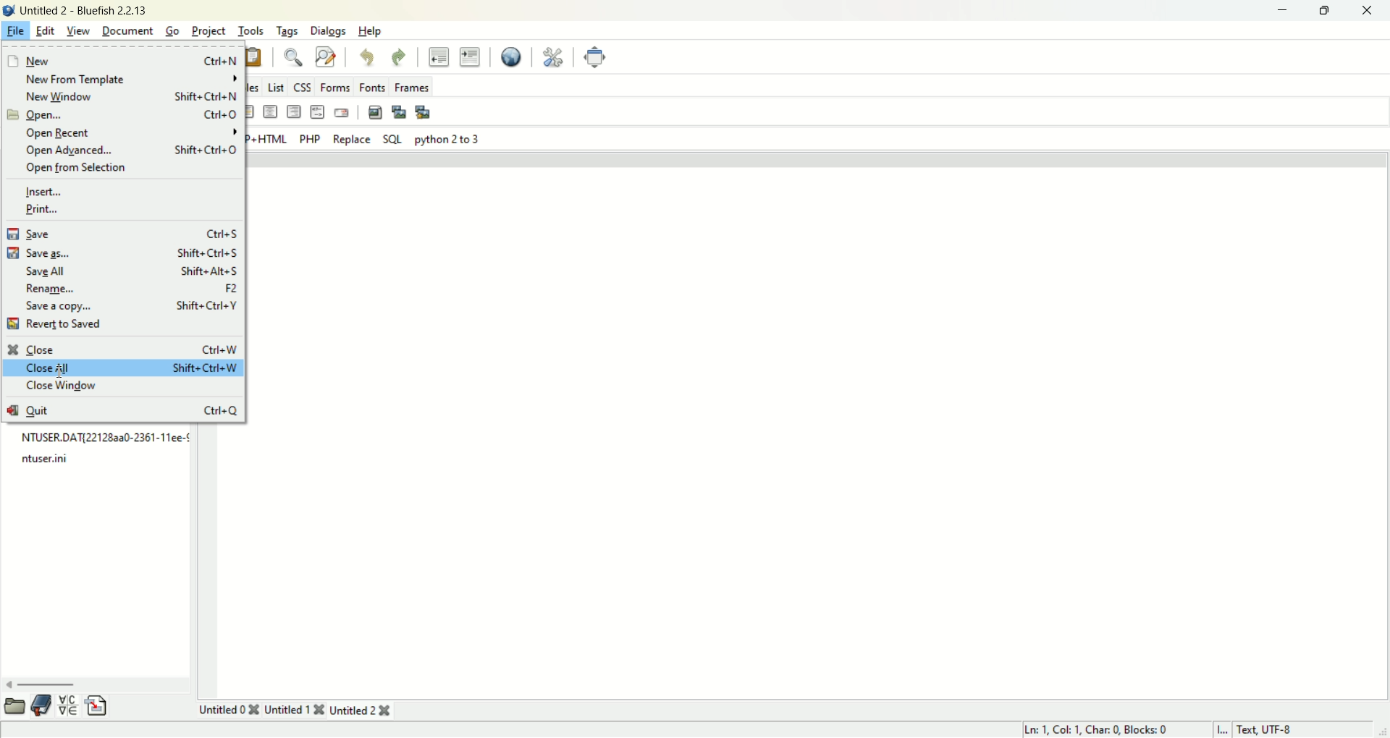 This screenshot has height=738, width=1390. I want to click on quit, so click(122, 408).